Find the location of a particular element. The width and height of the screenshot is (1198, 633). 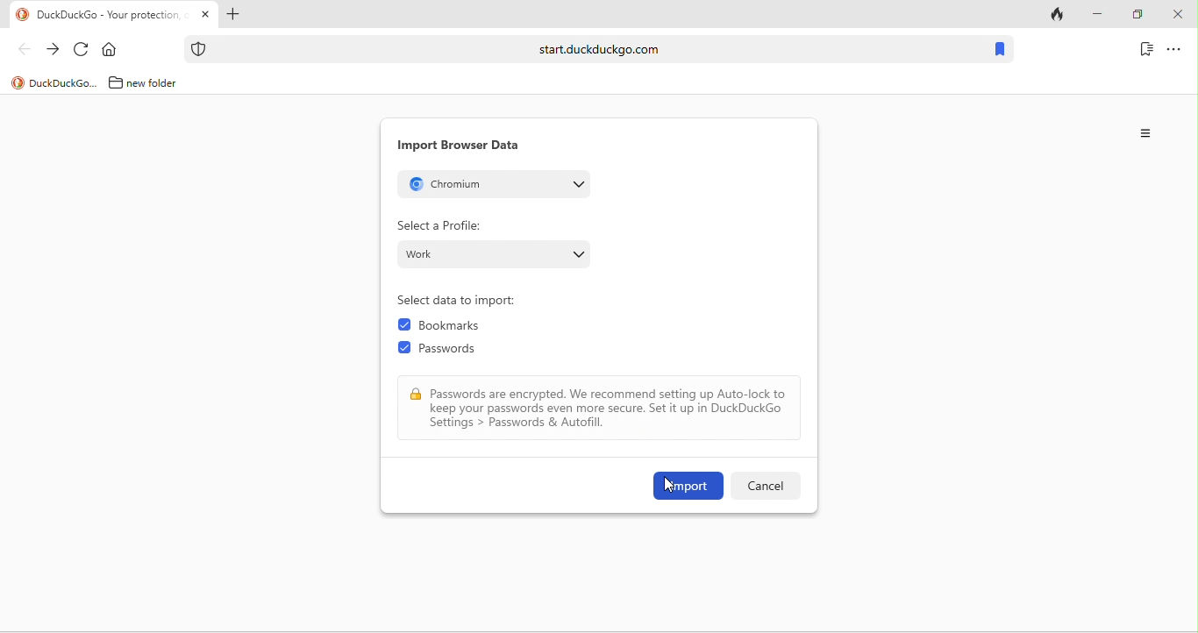

cursor is located at coordinates (669, 487).